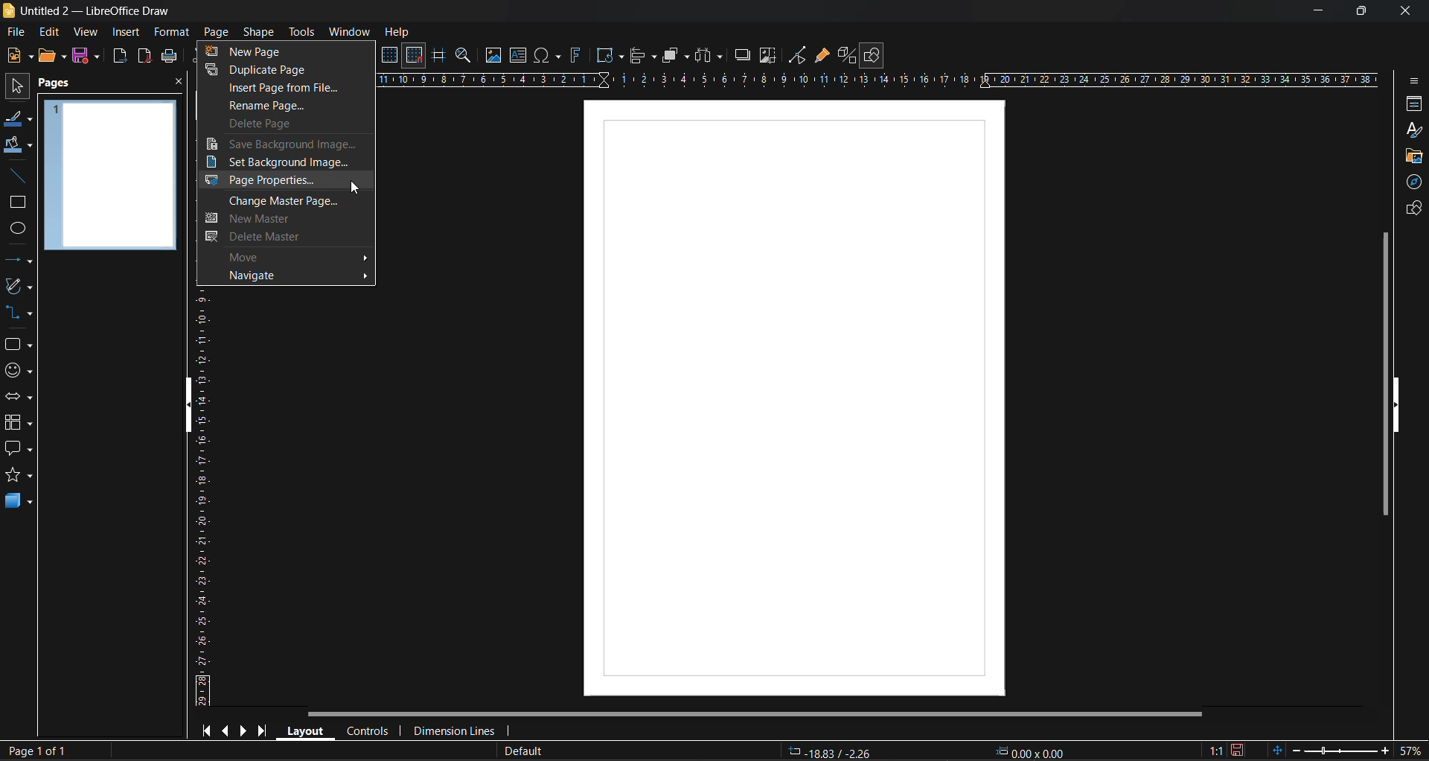 This screenshot has height=761, width=1429. Describe the element at coordinates (1380, 752) in the screenshot. I see `zoom in ` at that location.